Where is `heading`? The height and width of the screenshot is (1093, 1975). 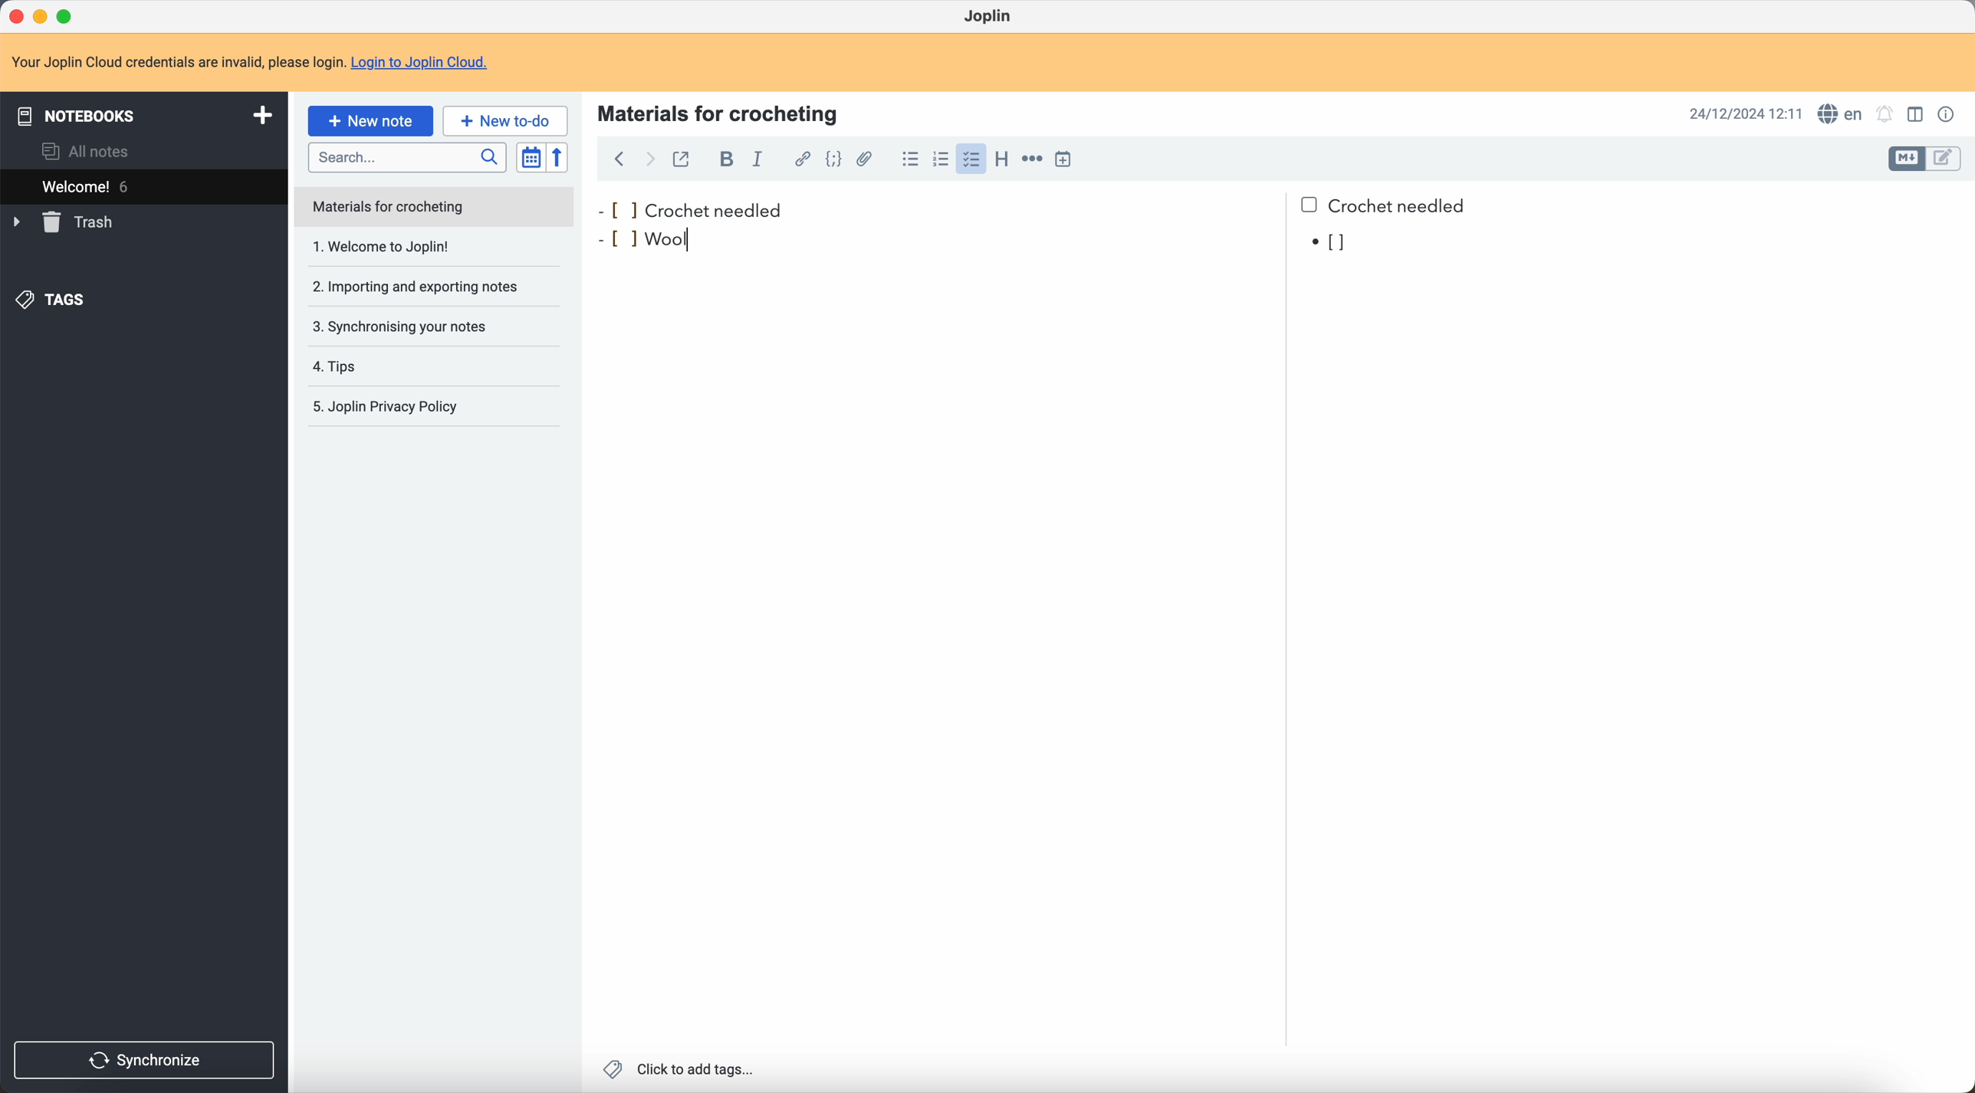
heading is located at coordinates (1000, 159).